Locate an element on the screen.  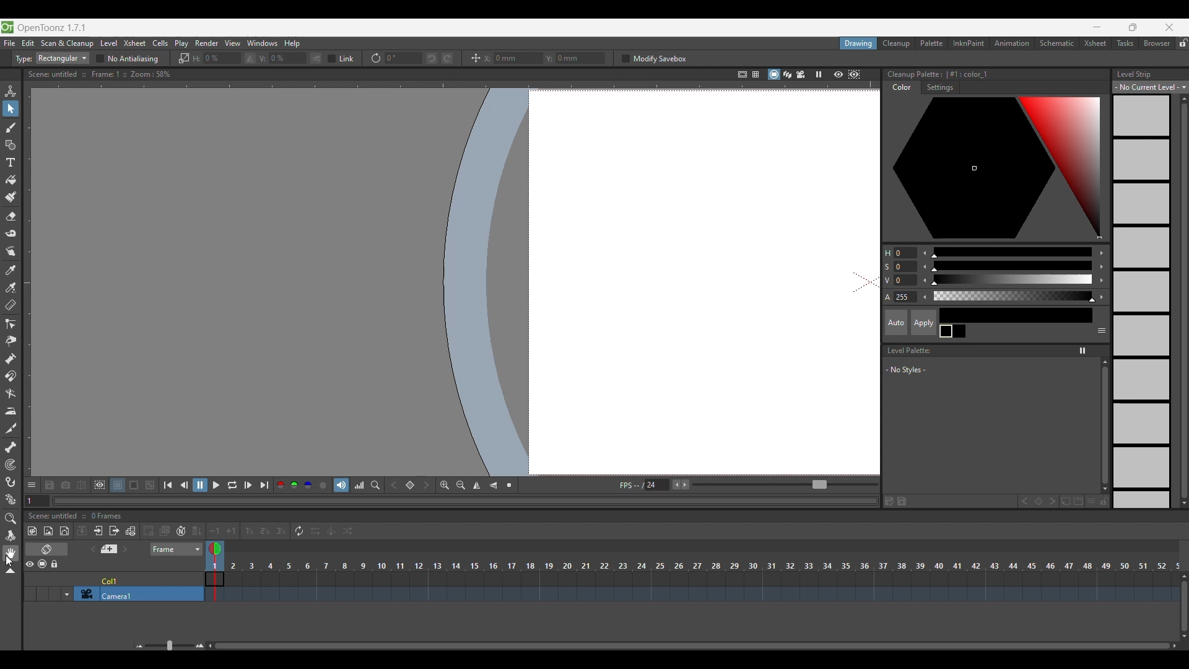
Frame sheet options is located at coordinates (176, 549).